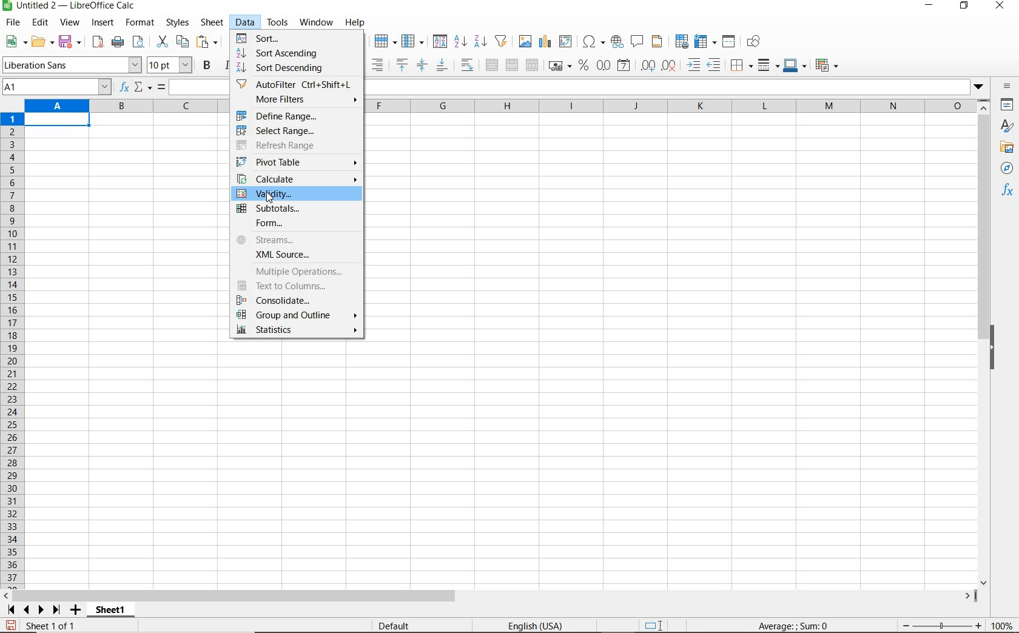 This screenshot has height=633, width=1019. What do you see at coordinates (670, 65) in the screenshot?
I see `delete decimal place` at bounding box center [670, 65].